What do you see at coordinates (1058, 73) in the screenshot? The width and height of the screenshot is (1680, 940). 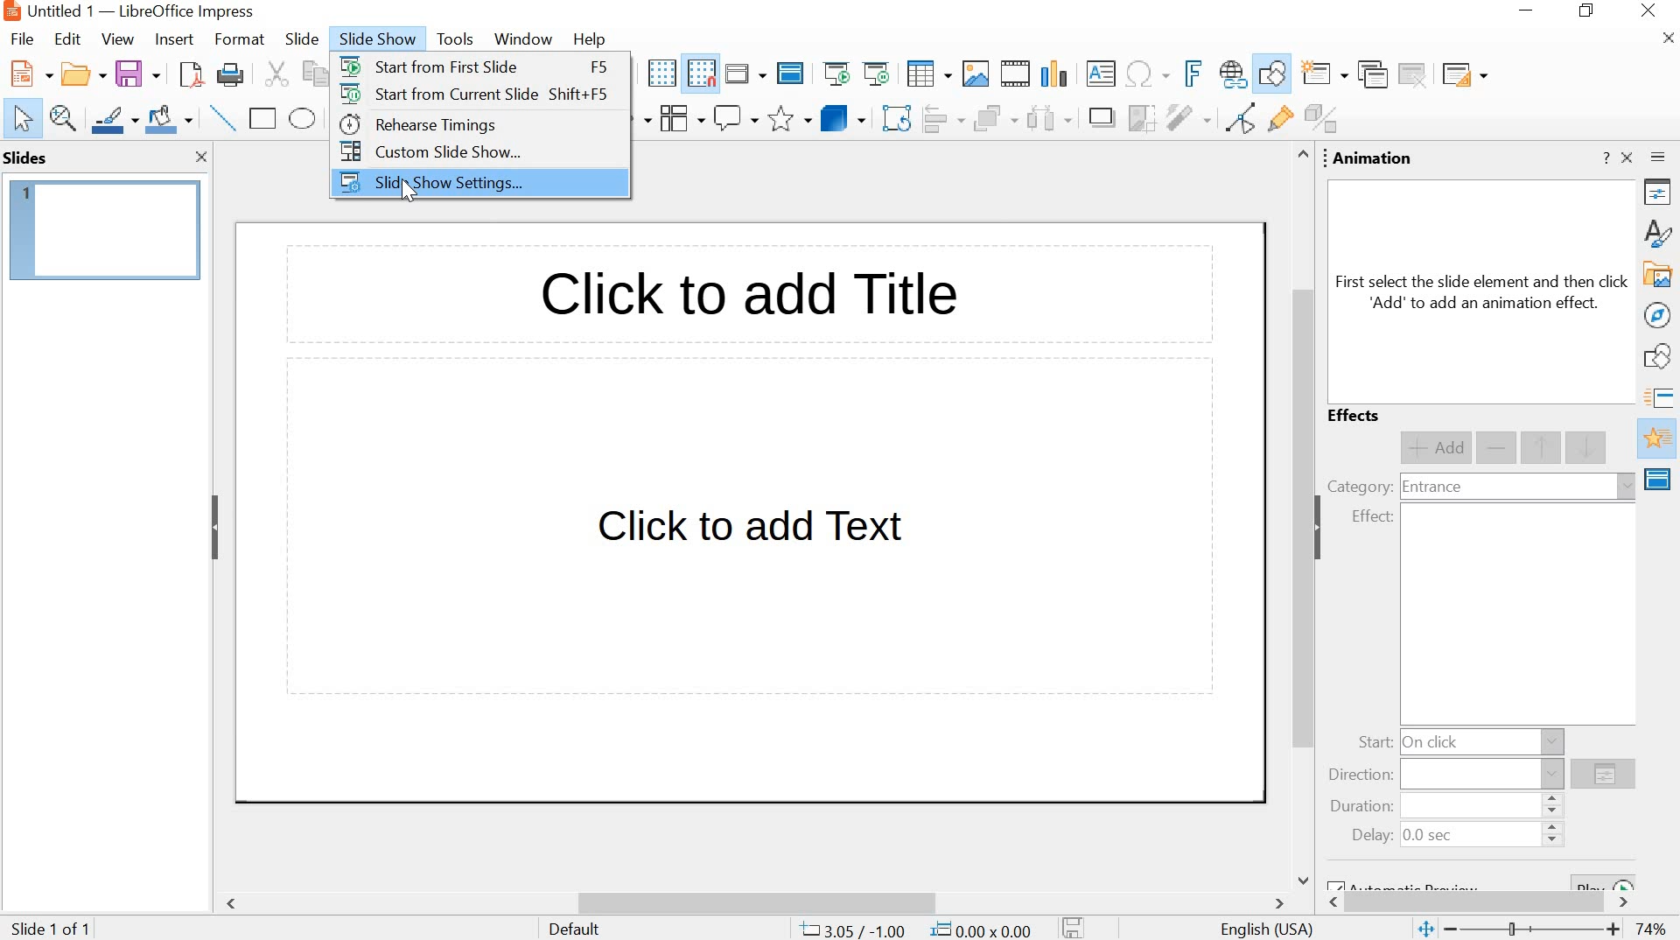 I see `insert chart` at bounding box center [1058, 73].